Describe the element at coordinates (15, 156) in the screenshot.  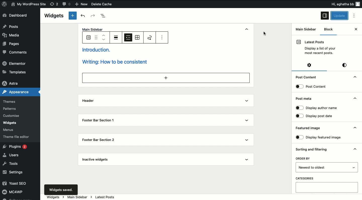
I see `Users` at that location.